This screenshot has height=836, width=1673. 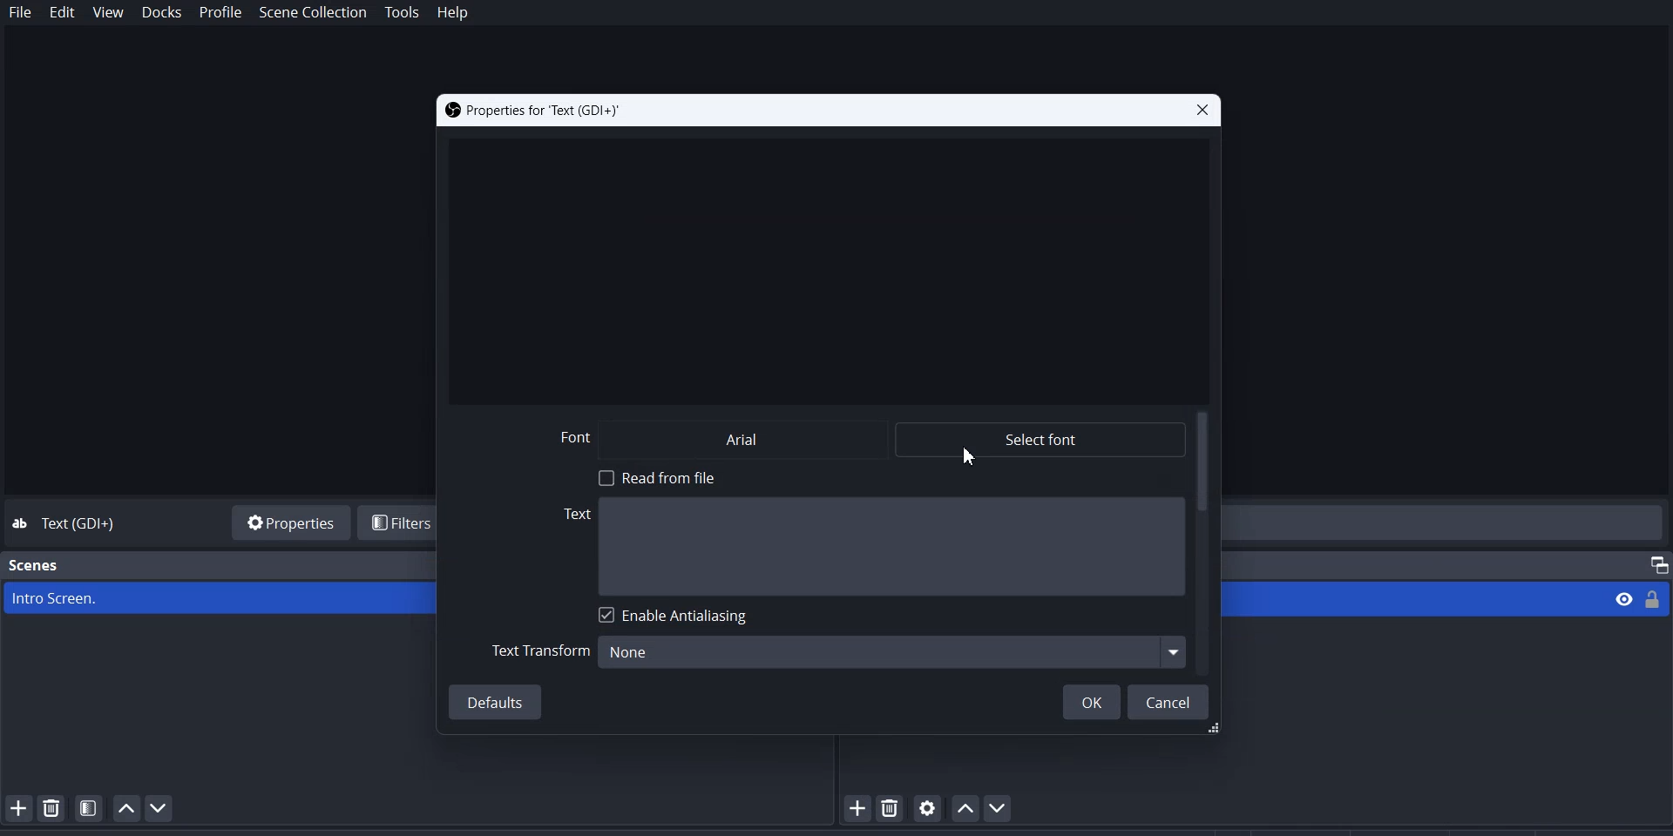 What do you see at coordinates (675, 617) in the screenshot?
I see `Enable Antialiasing` at bounding box center [675, 617].